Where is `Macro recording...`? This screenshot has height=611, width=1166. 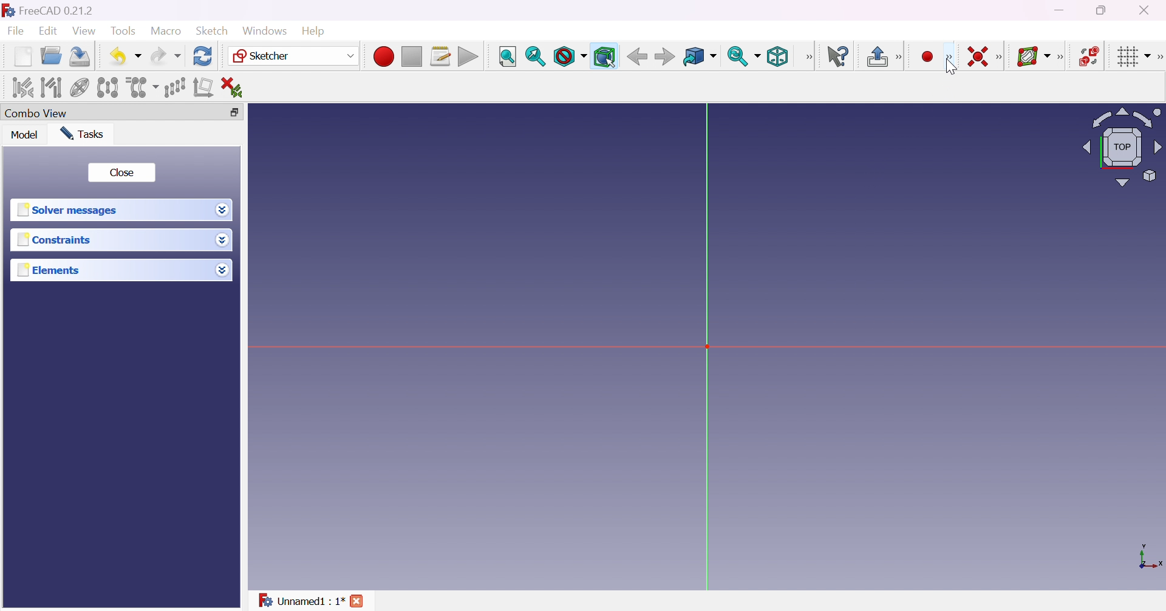 Macro recording... is located at coordinates (383, 55).